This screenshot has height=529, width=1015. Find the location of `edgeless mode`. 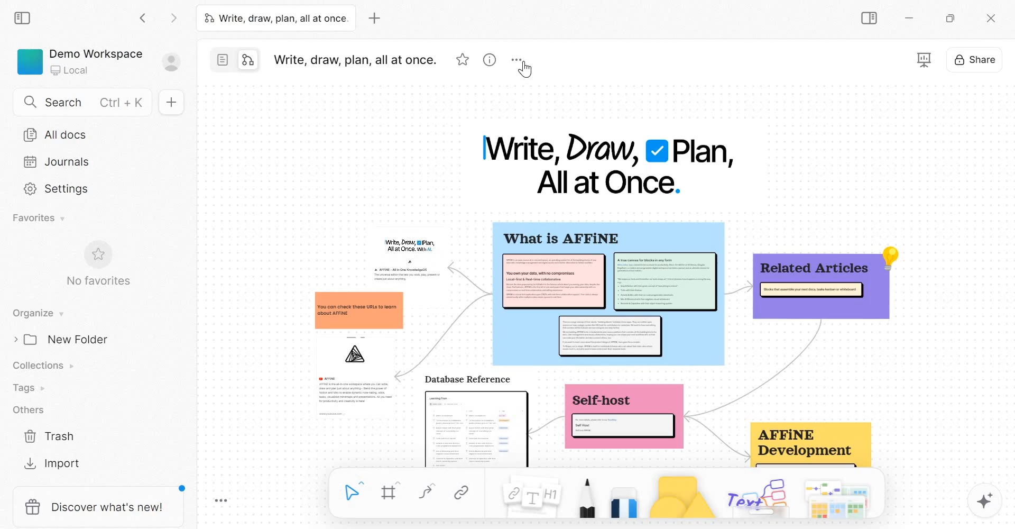

edgeless mode is located at coordinates (247, 60).